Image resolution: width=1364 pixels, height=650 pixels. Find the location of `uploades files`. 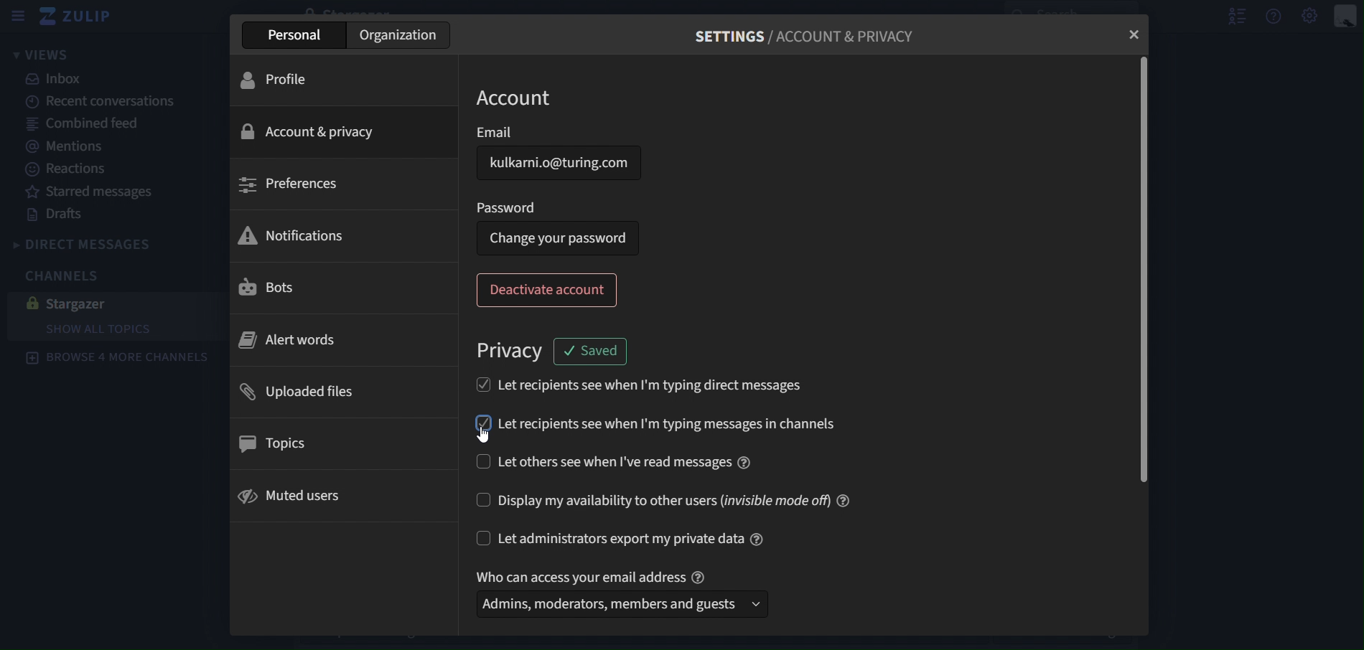

uploades files is located at coordinates (301, 391).